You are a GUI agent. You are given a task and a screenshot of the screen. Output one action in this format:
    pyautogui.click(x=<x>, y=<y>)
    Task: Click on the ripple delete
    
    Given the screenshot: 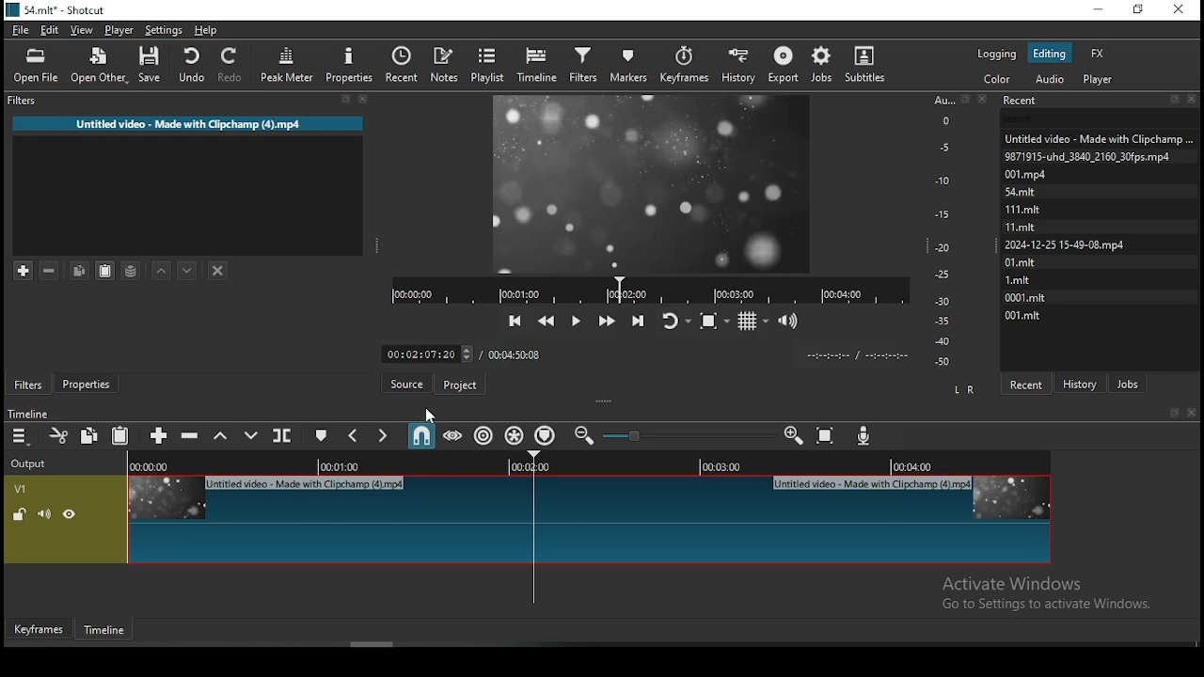 What is the action you would take?
    pyautogui.click(x=190, y=437)
    